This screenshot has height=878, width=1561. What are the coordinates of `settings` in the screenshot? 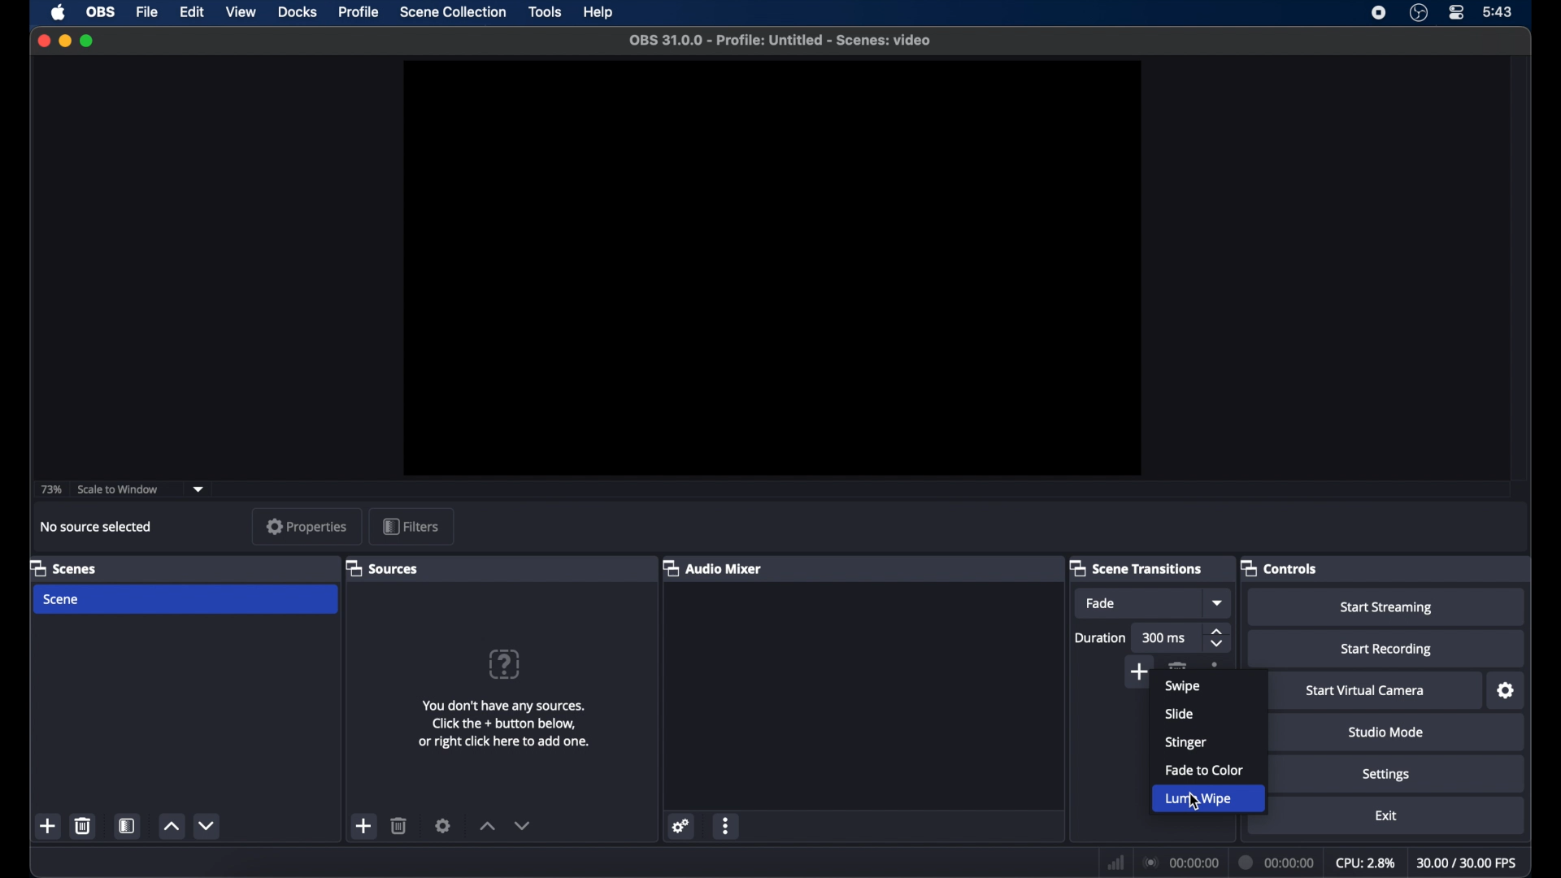 It's located at (443, 825).